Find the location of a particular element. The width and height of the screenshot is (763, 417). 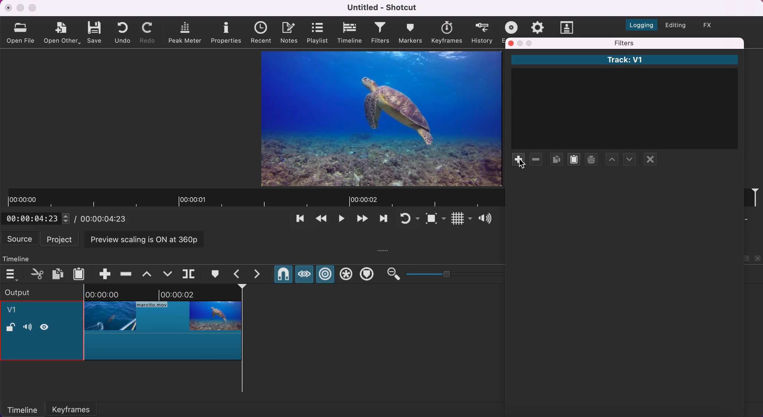

minimize is located at coordinates (20, 8).